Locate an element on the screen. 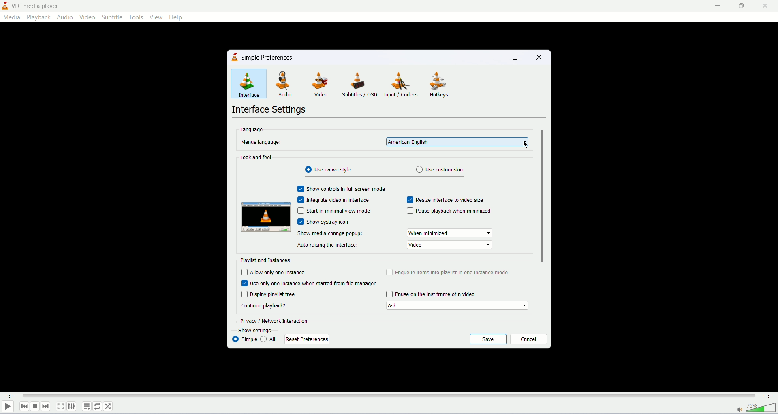  audio is located at coordinates (66, 18).